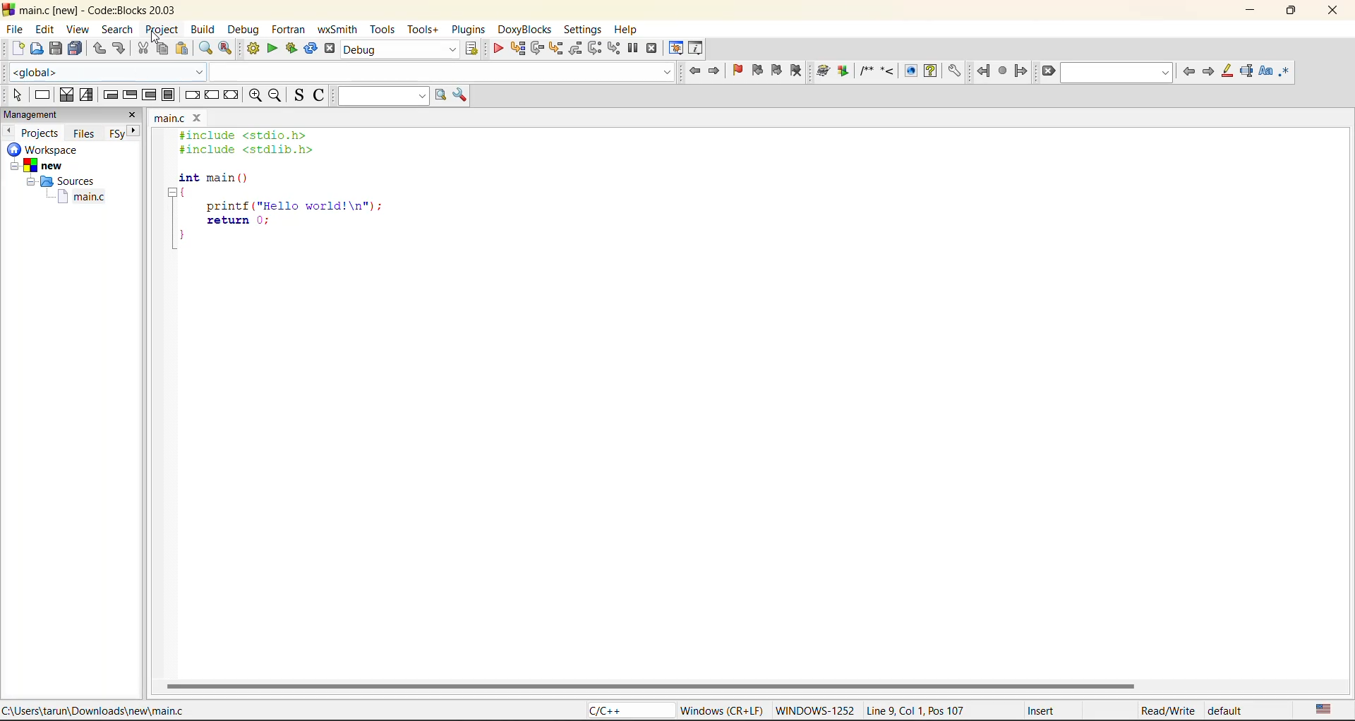 This screenshot has width=1355, height=721. What do you see at coordinates (799, 73) in the screenshot?
I see `clear bookmark` at bounding box center [799, 73].